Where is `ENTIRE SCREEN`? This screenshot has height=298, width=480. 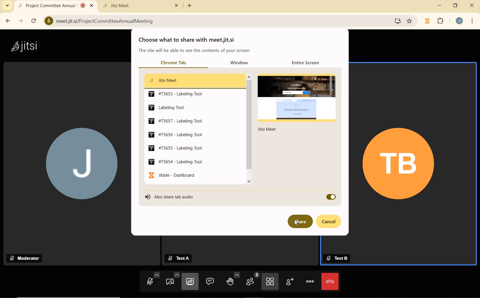 ENTIRE SCREEN is located at coordinates (307, 62).